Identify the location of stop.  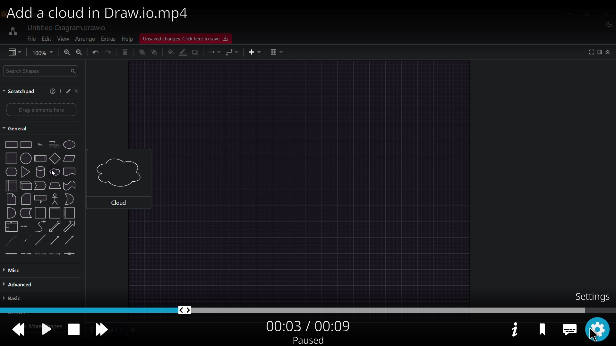
(72, 329).